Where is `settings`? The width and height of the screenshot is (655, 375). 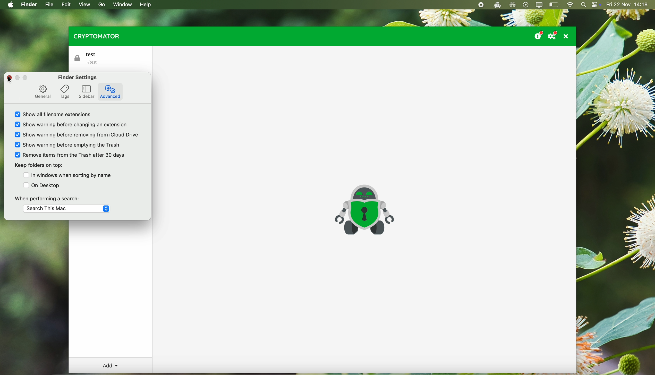 settings is located at coordinates (554, 35).